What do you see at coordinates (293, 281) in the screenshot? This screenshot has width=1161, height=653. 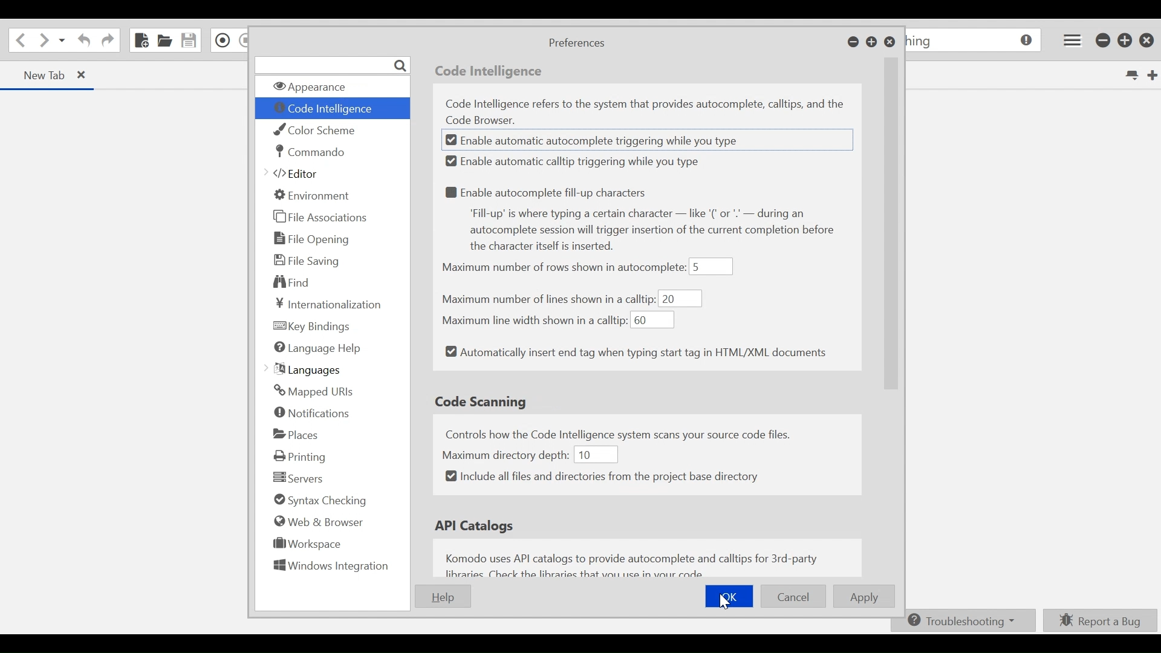 I see `Find` at bounding box center [293, 281].